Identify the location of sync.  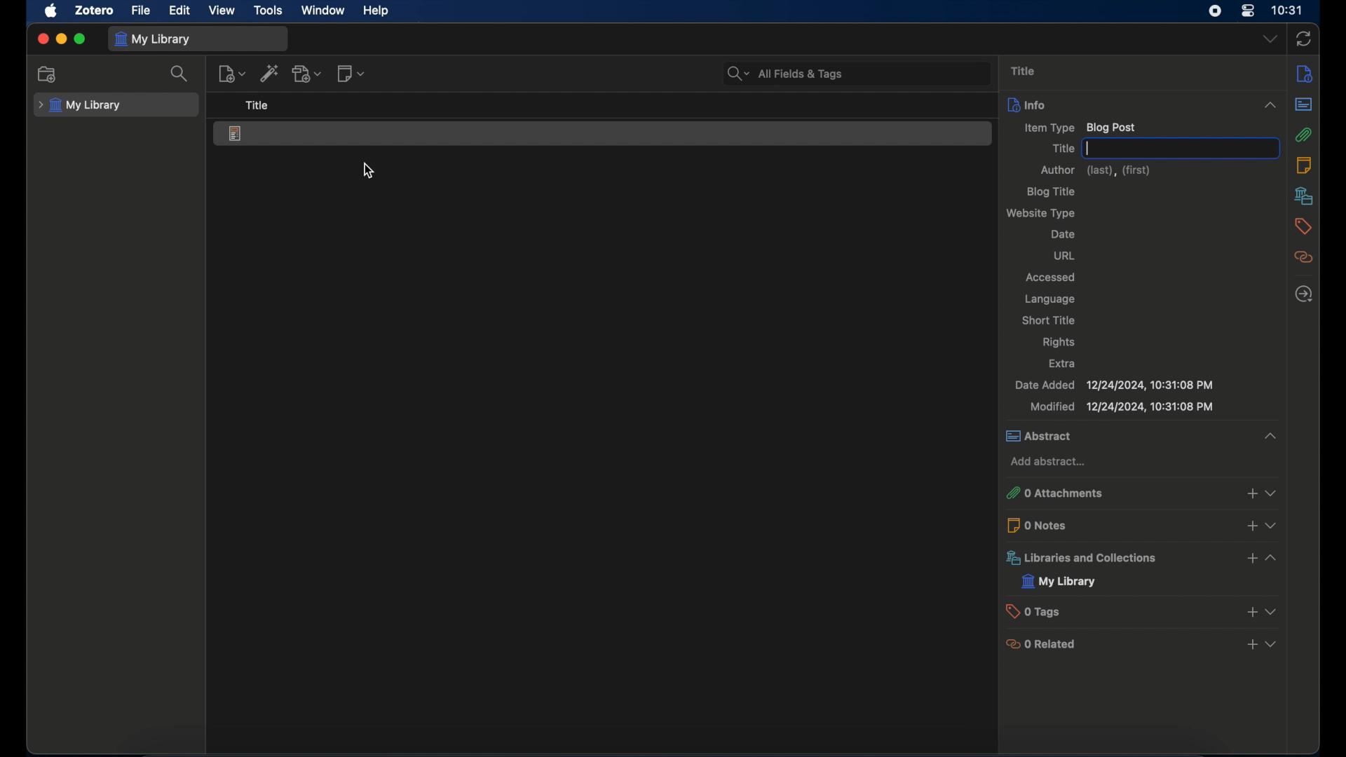
(1304, 40).